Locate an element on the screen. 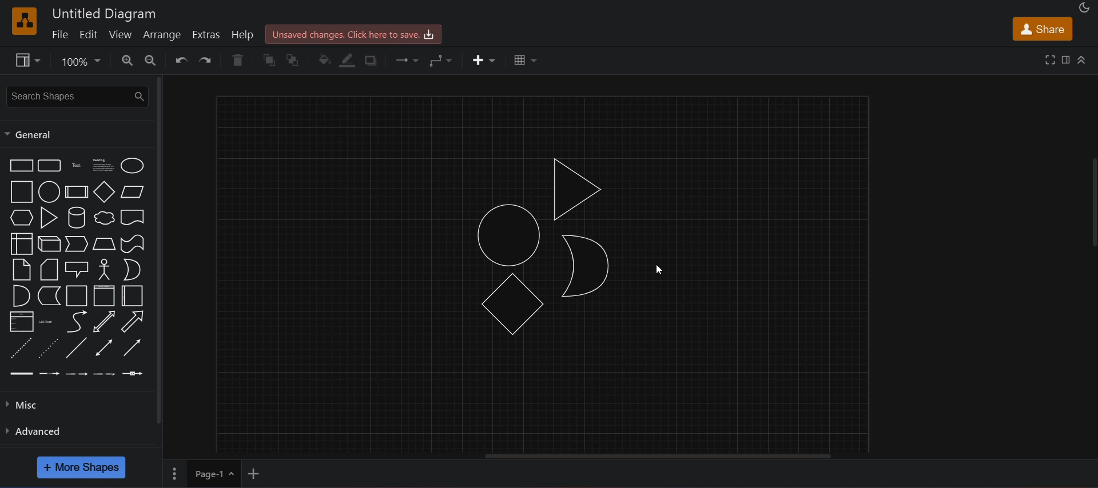  cylinder is located at coordinates (77, 218).